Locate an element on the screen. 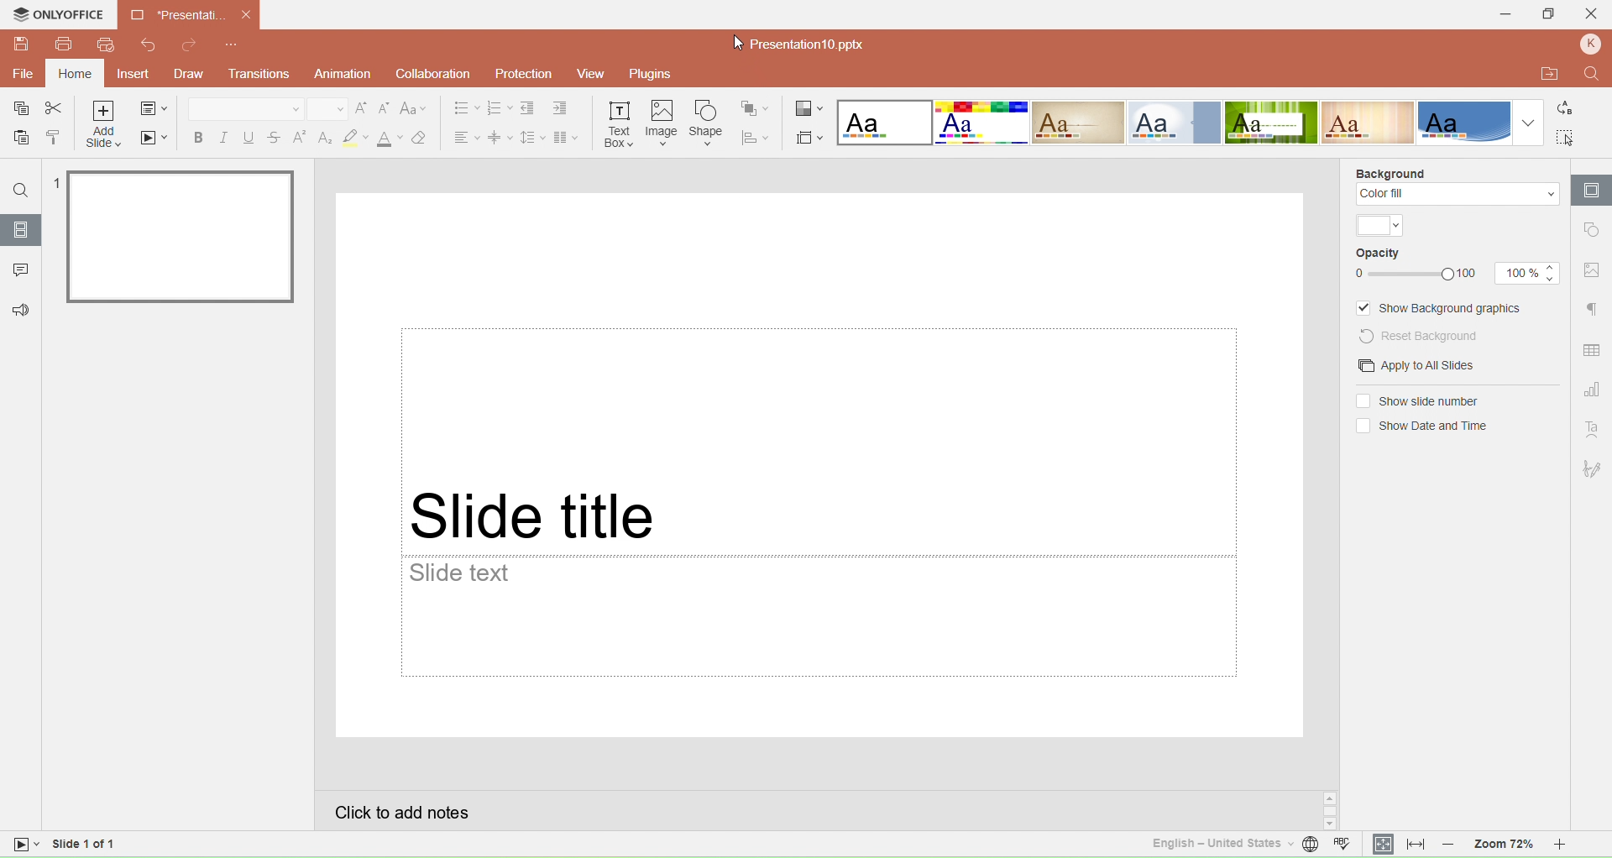 The height and width of the screenshot is (858, 1612). Superscript is located at coordinates (300, 137).